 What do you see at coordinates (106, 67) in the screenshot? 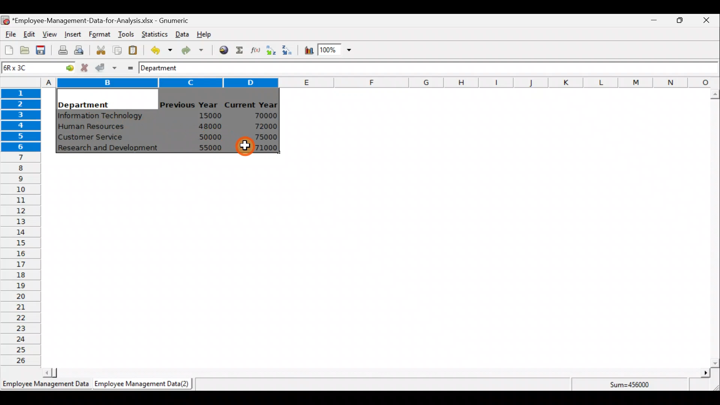
I see `Accept change` at bounding box center [106, 67].